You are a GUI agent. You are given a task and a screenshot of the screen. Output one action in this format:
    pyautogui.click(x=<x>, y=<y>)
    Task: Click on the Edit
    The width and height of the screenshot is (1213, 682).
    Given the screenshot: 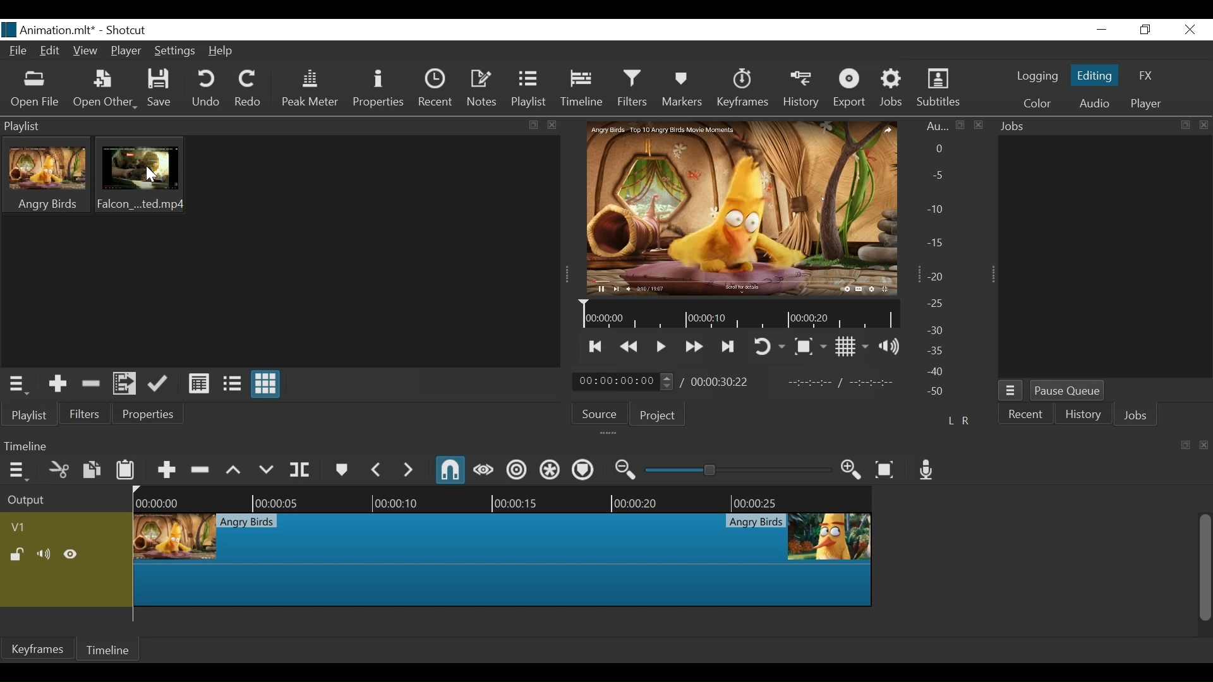 What is the action you would take?
    pyautogui.click(x=51, y=51)
    